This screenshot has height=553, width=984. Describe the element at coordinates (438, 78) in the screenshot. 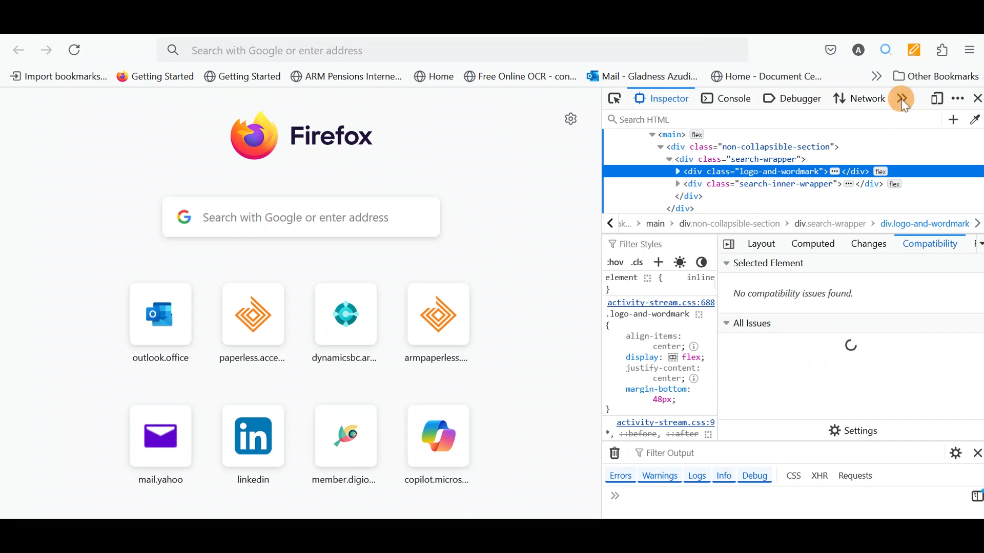

I see `Bookmark 5` at that location.